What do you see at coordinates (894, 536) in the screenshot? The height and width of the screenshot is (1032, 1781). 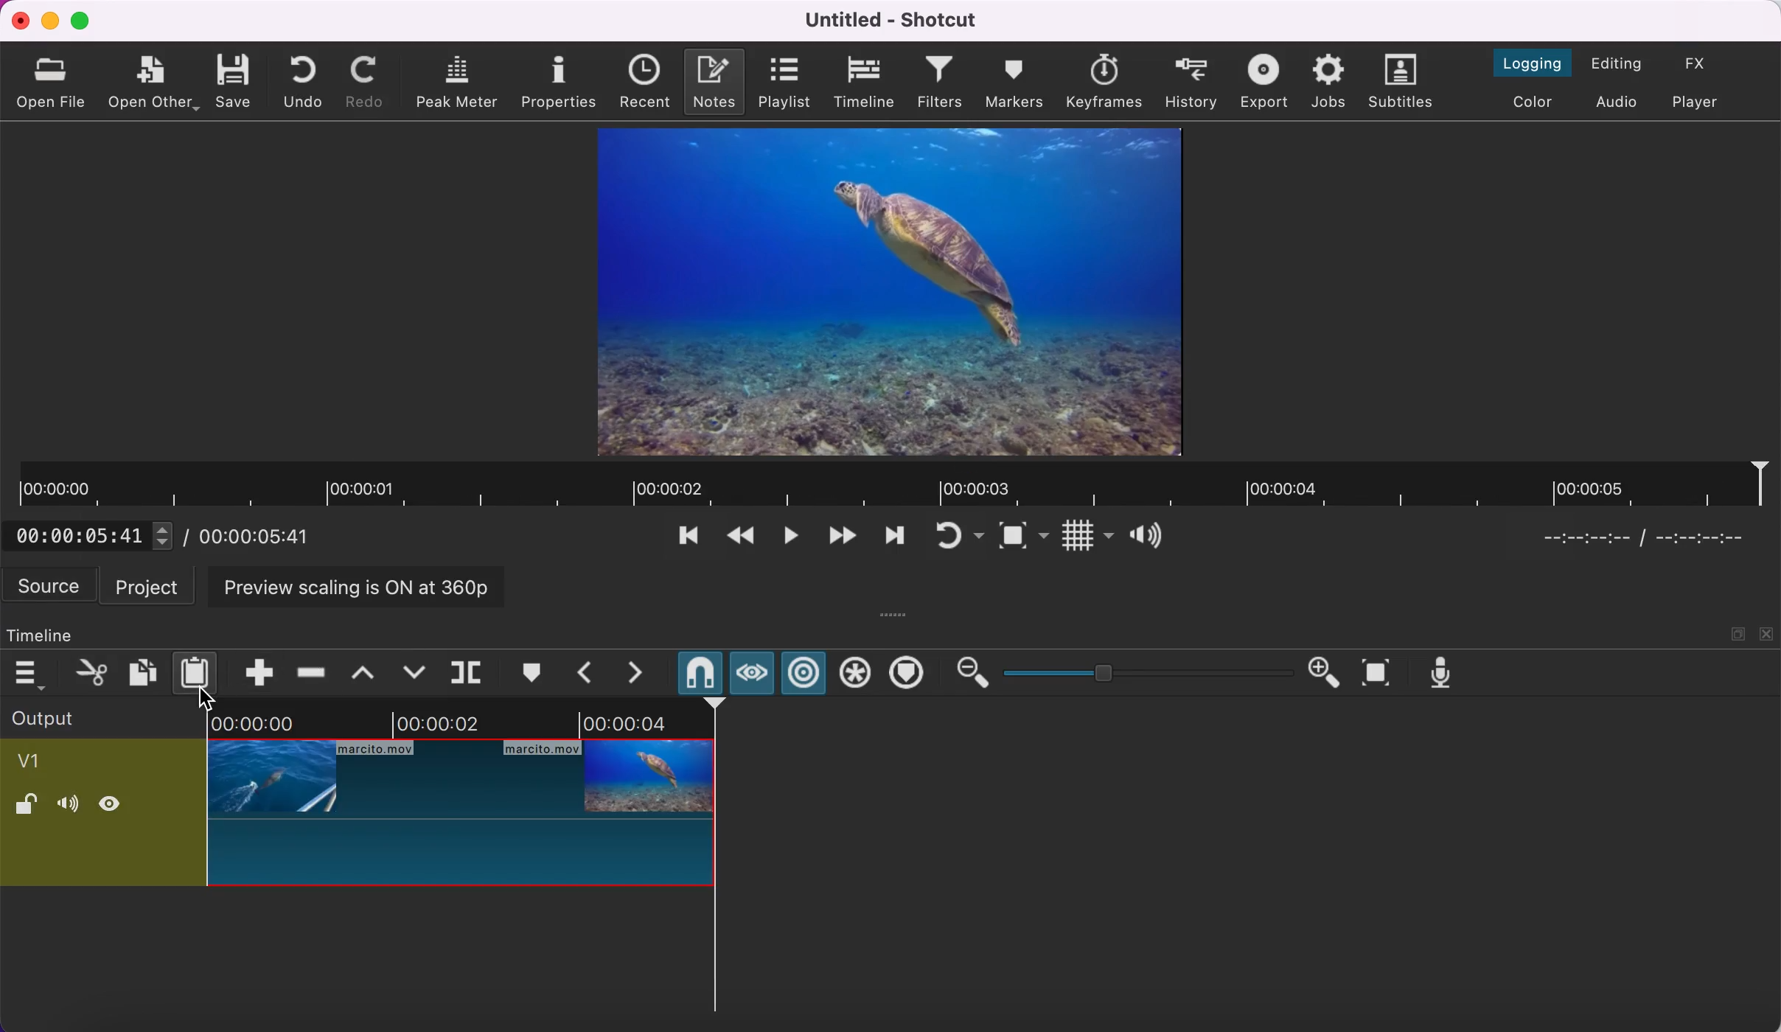 I see `skip to next point` at bounding box center [894, 536].